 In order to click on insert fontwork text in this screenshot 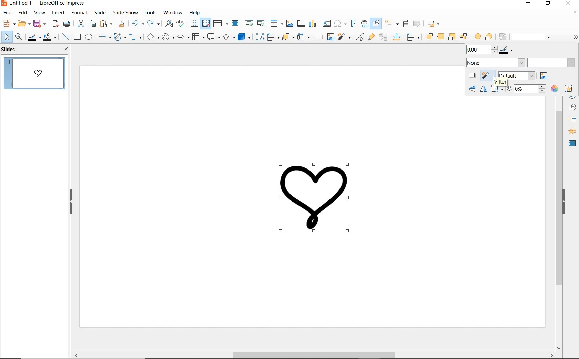, I will do `click(353, 23)`.